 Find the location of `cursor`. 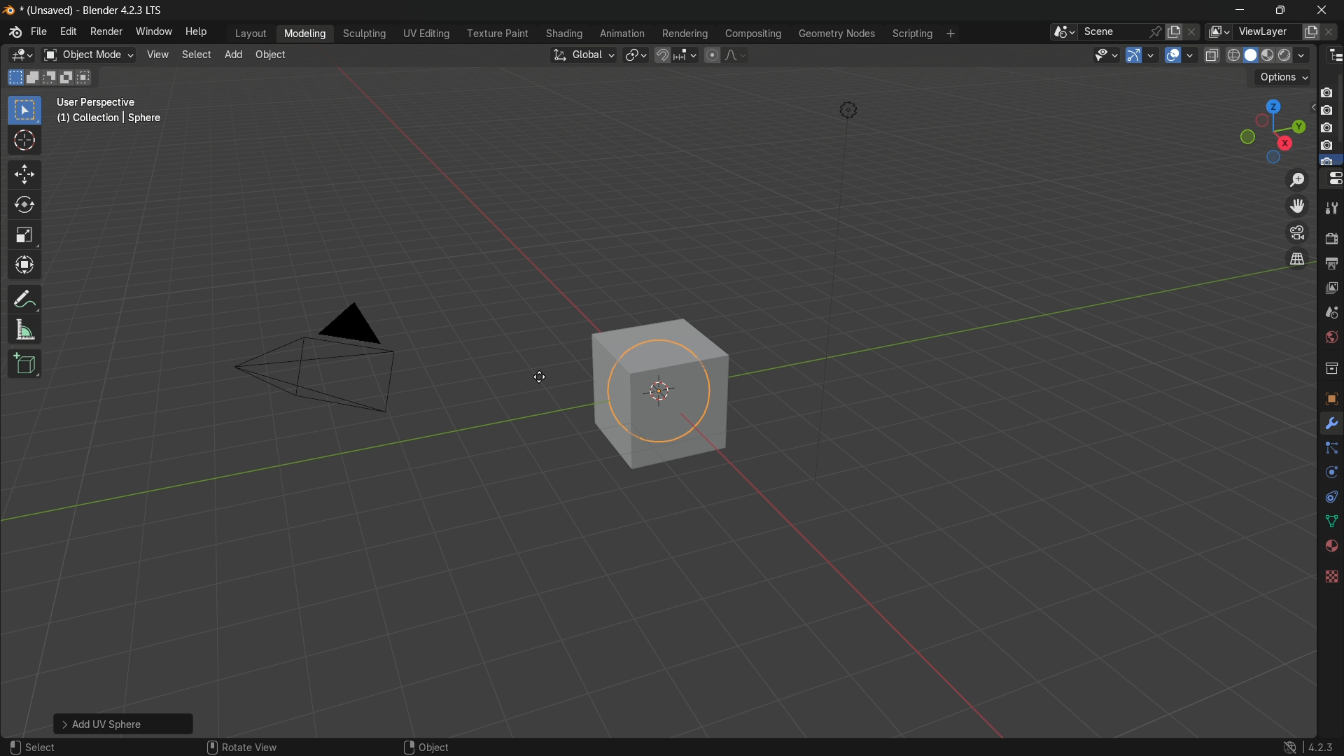

cursor is located at coordinates (24, 143).